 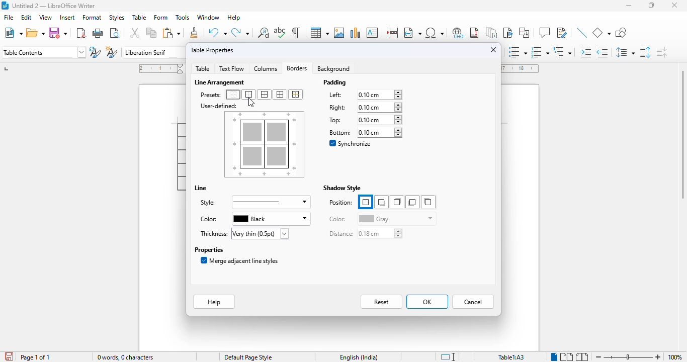 I want to click on print, so click(x=99, y=33).